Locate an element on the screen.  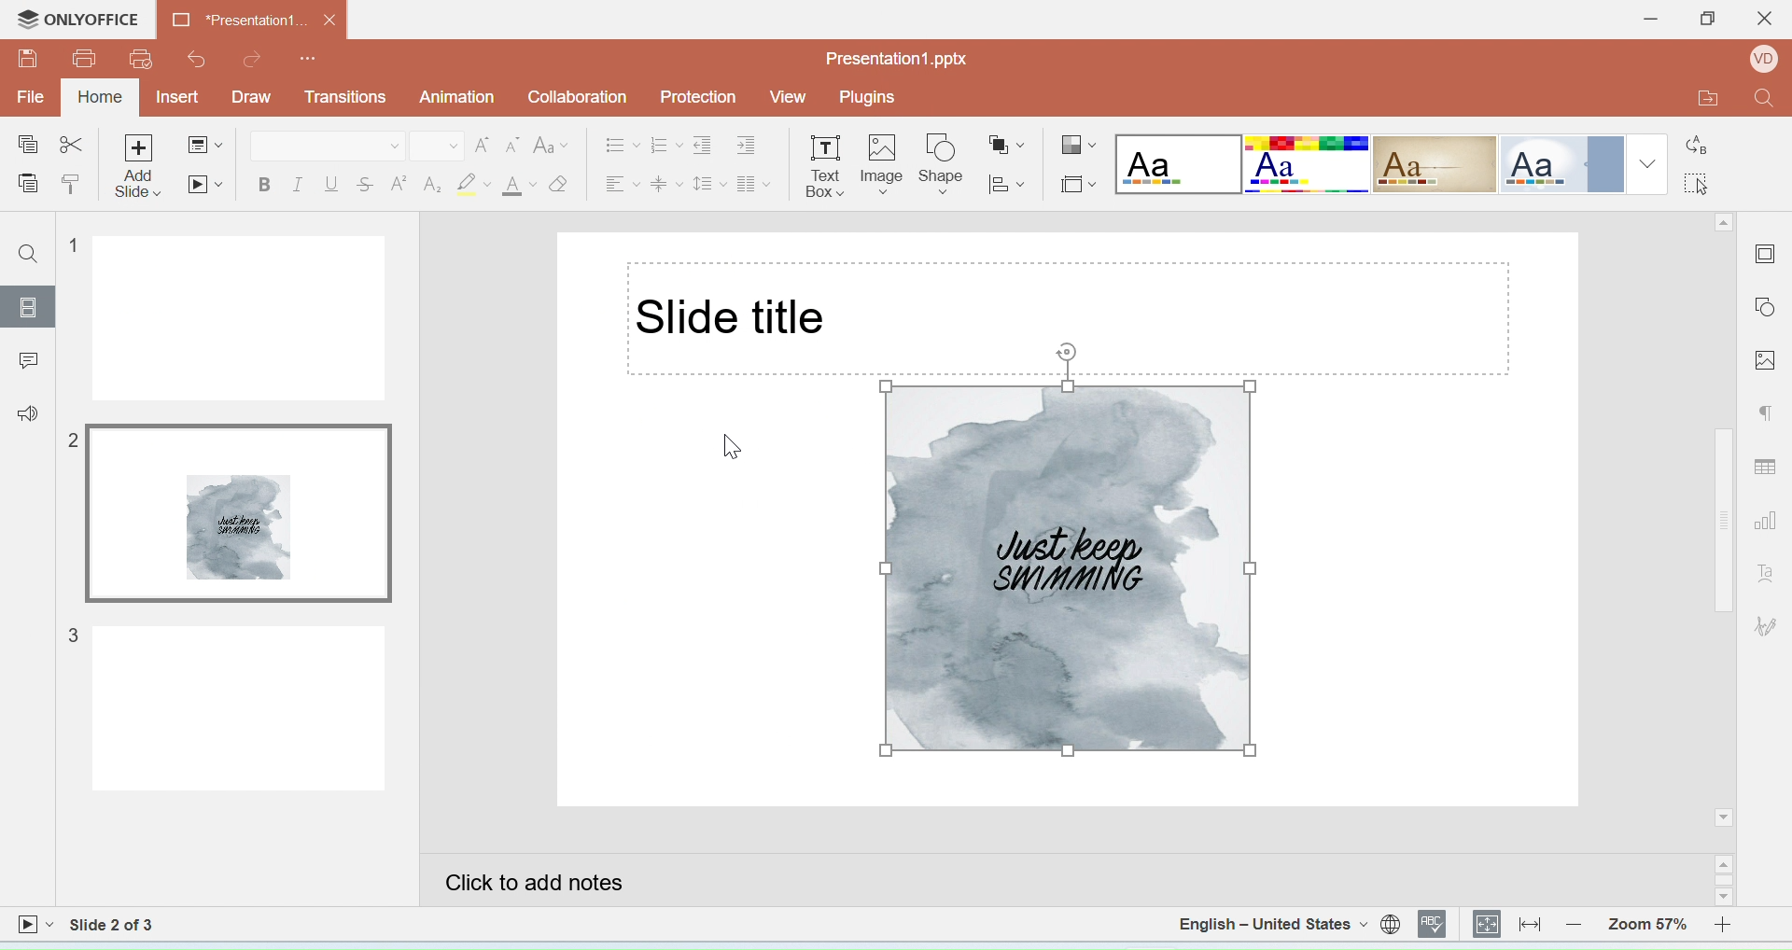
Clear style is located at coordinates (560, 184).